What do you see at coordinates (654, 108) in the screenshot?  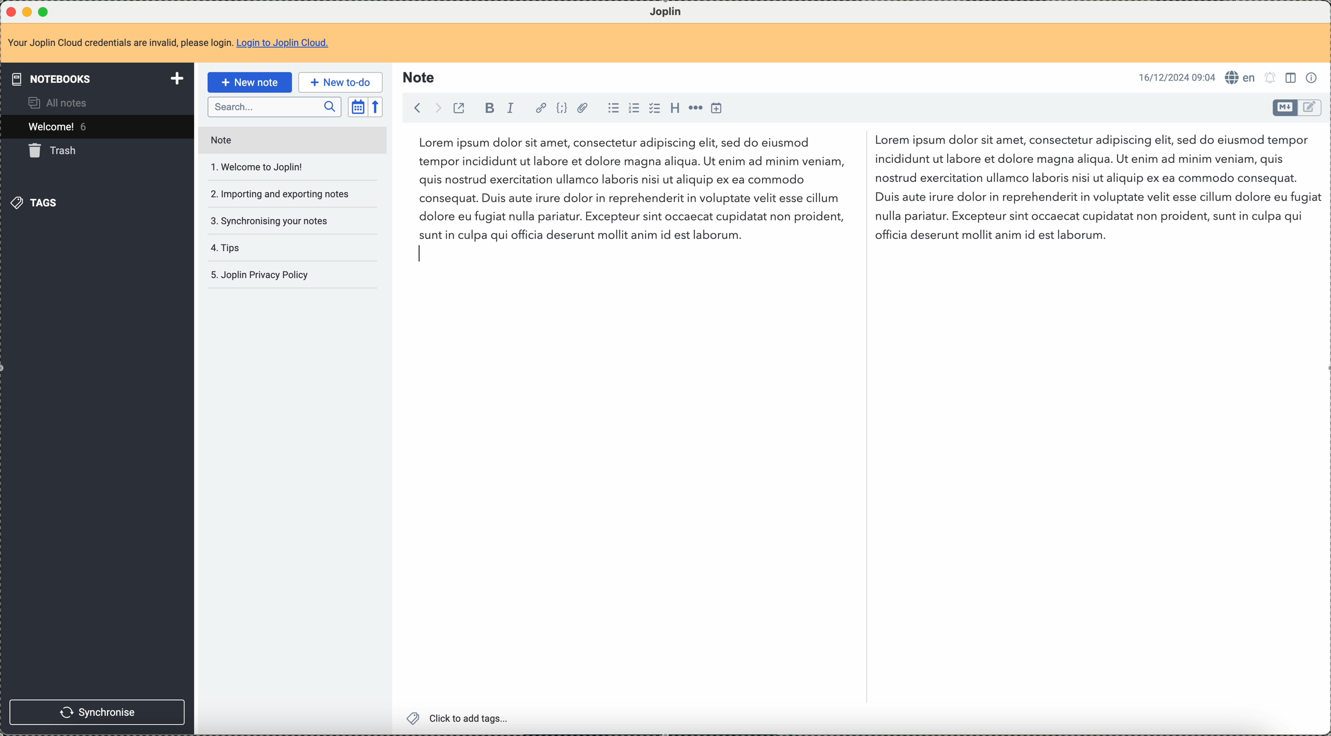 I see `checkbox` at bounding box center [654, 108].